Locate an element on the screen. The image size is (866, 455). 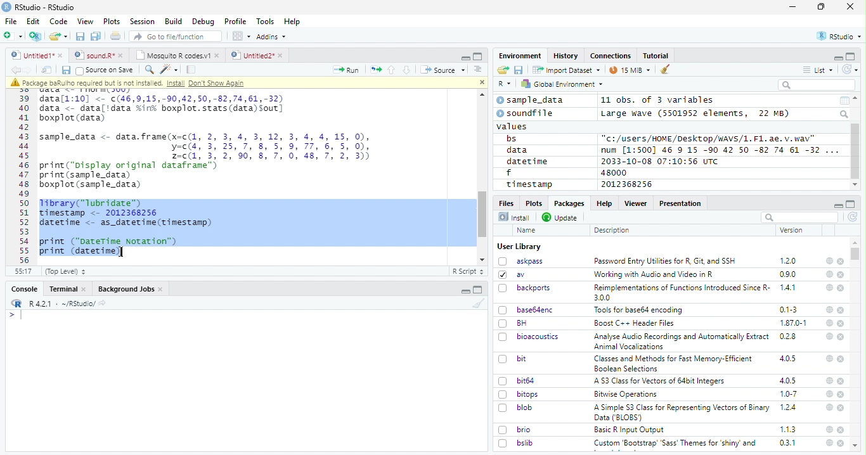
close is located at coordinates (841, 395).